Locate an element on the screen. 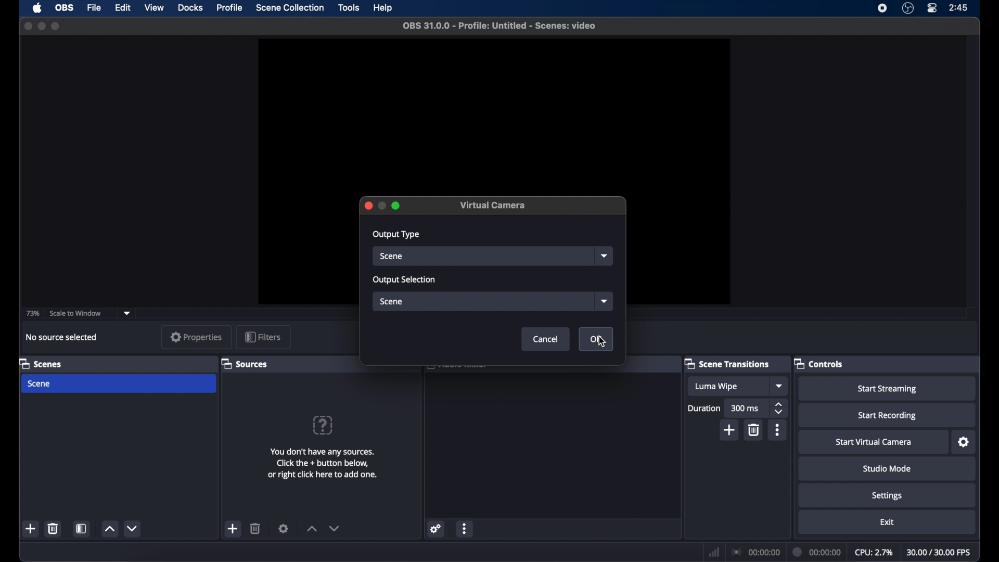 The image size is (999, 562). inactive minimize icon is located at coordinates (381, 206).